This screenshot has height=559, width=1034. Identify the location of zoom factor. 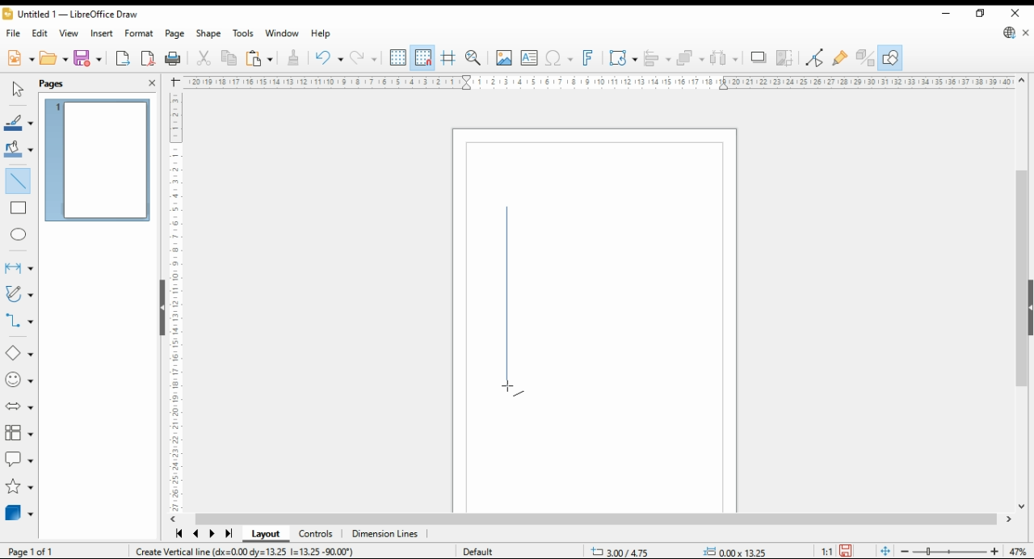
(1019, 549).